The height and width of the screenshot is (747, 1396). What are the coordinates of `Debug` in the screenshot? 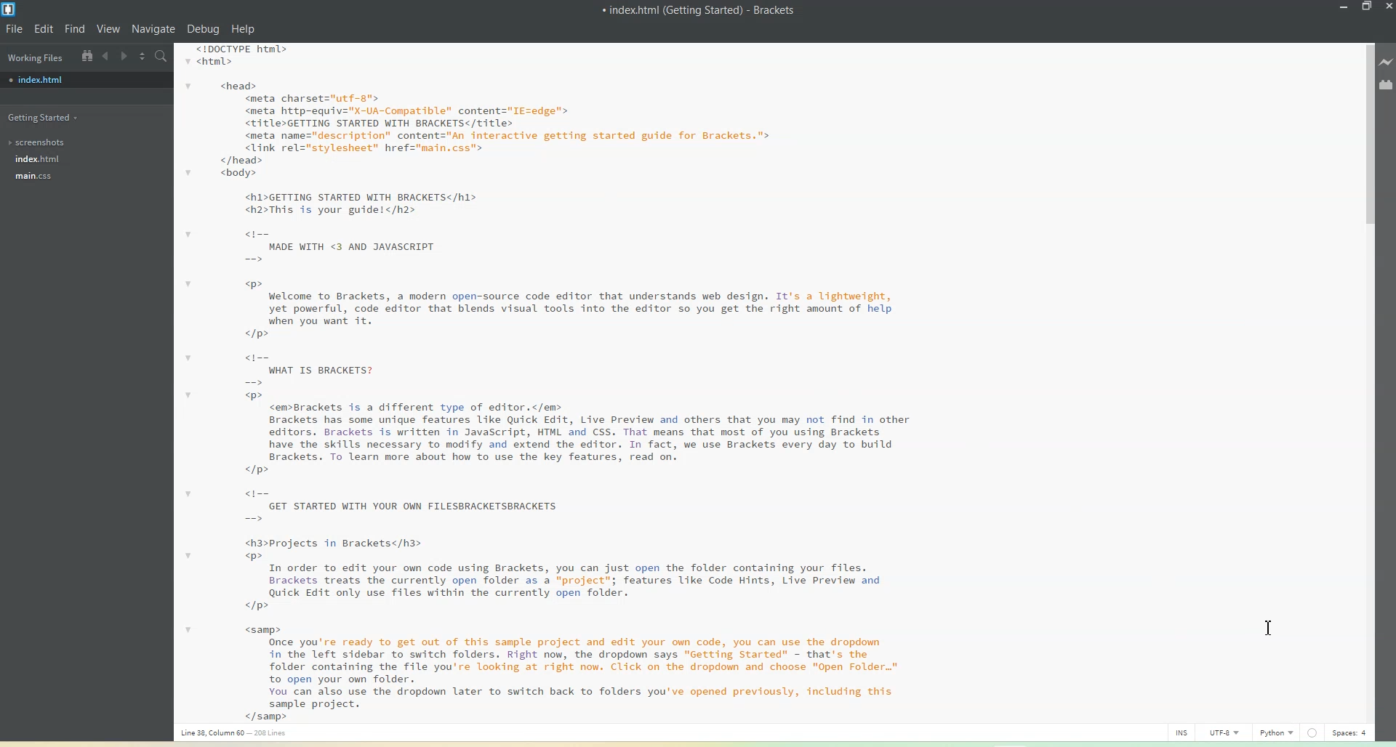 It's located at (204, 29).